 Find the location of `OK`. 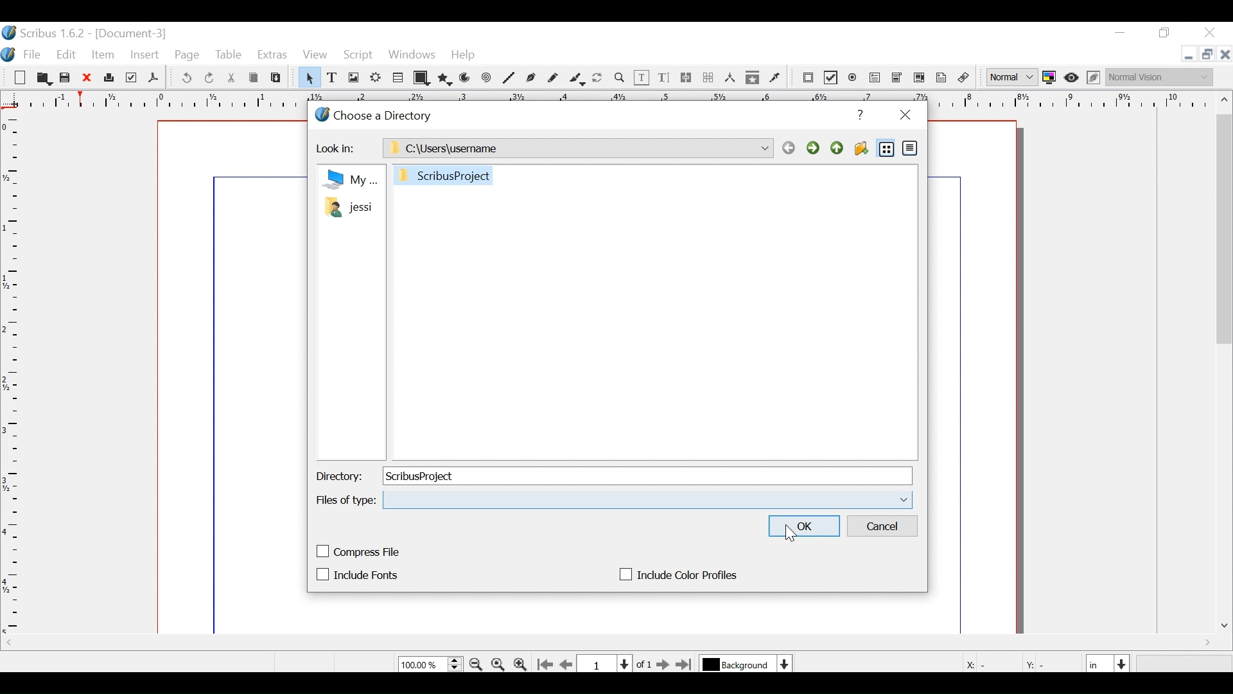

OK is located at coordinates (803, 525).